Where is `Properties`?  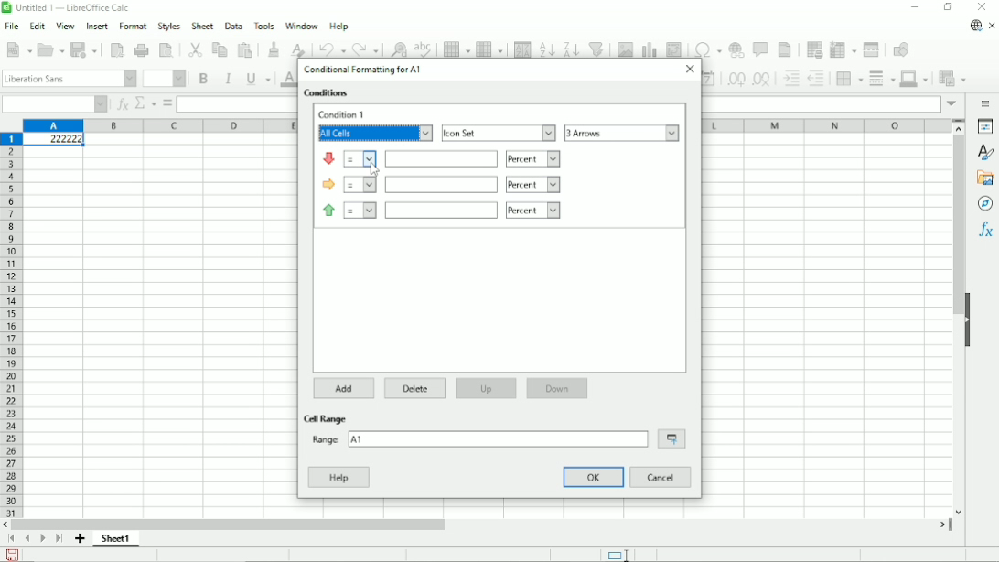 Properties is located at coordinates (985, 127).